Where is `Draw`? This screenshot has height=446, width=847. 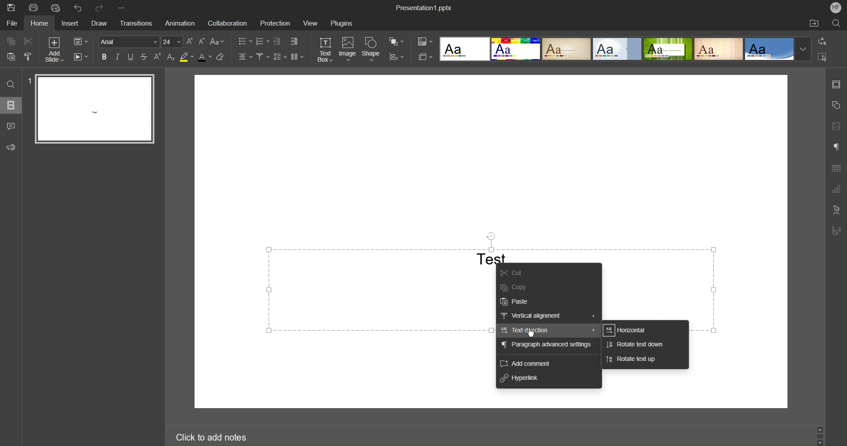 Draw is located at coordinates (103, 23).